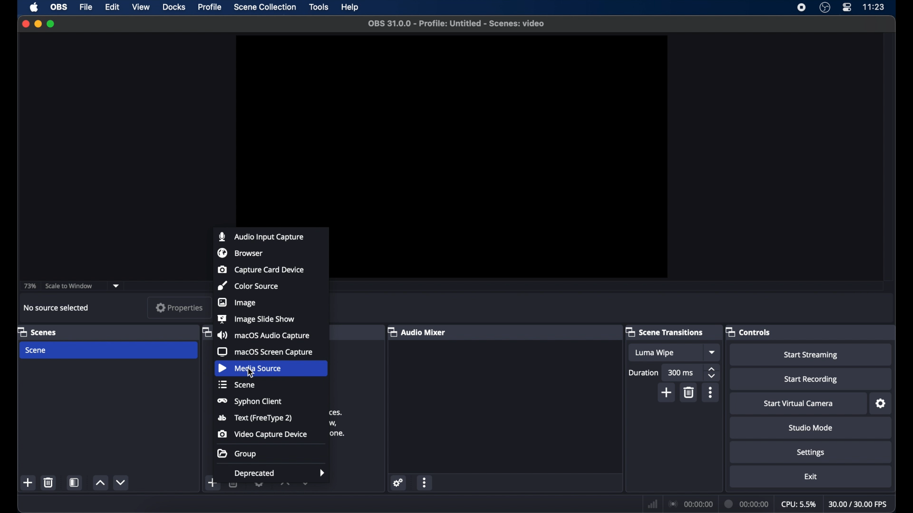 Image resolution: width=913 pixels, height=513 pixels. What do you see at coordinates (265, 351) in the screenshot?
I see `macOS screen capture` at bounding box center [265, 351].